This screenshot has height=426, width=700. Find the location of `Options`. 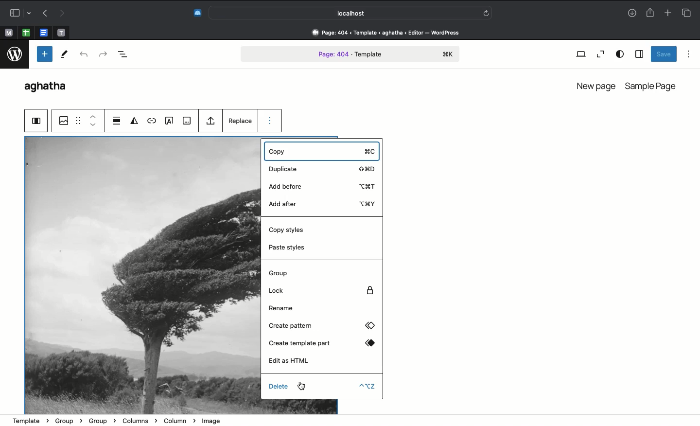

Options is located at coordinates (689, 54).